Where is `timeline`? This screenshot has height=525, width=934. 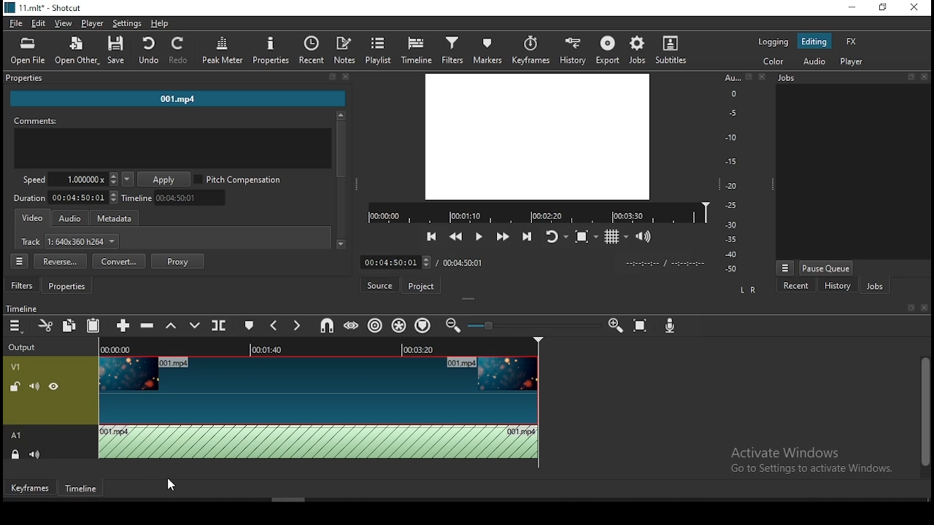 timeline is located at coordinates (536, 211).